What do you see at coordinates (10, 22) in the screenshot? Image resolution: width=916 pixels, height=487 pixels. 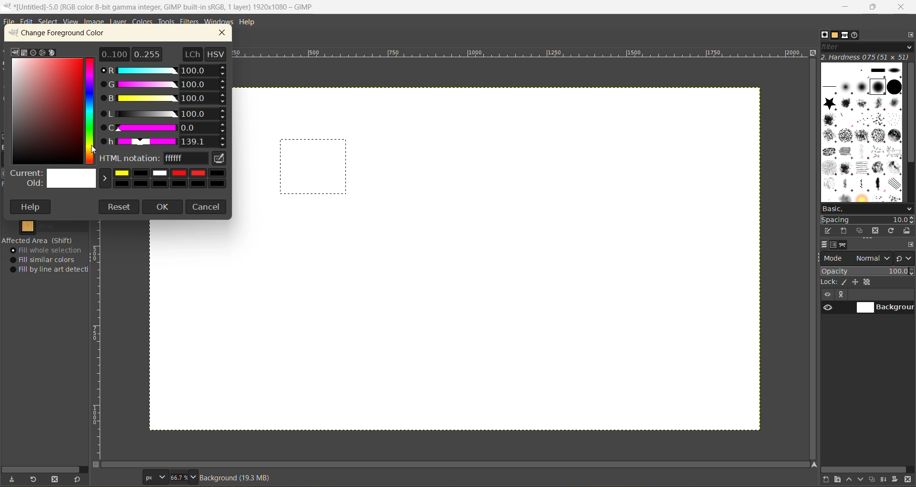 I see `file` at bounding box center [10, 22].